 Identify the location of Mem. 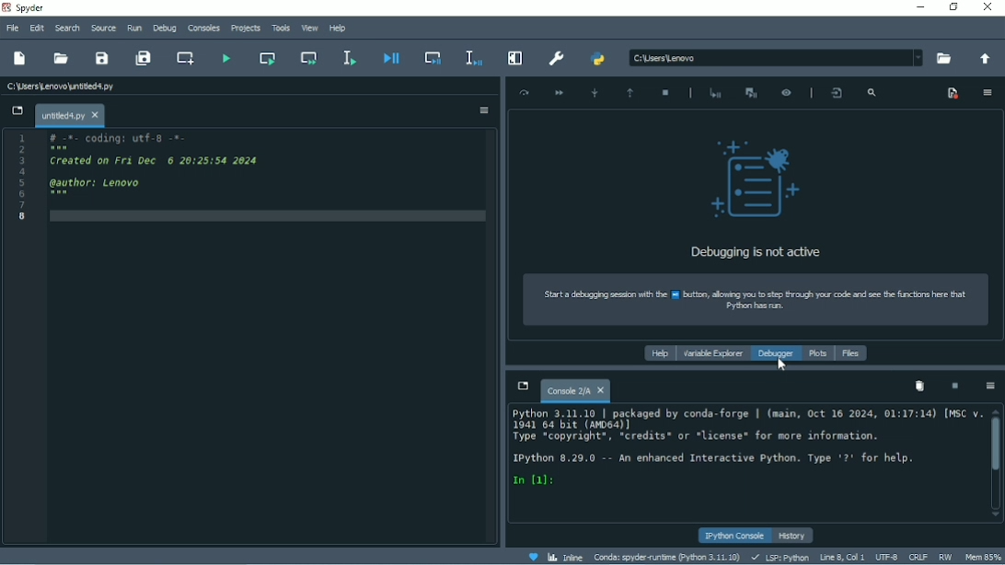
(982, 555).